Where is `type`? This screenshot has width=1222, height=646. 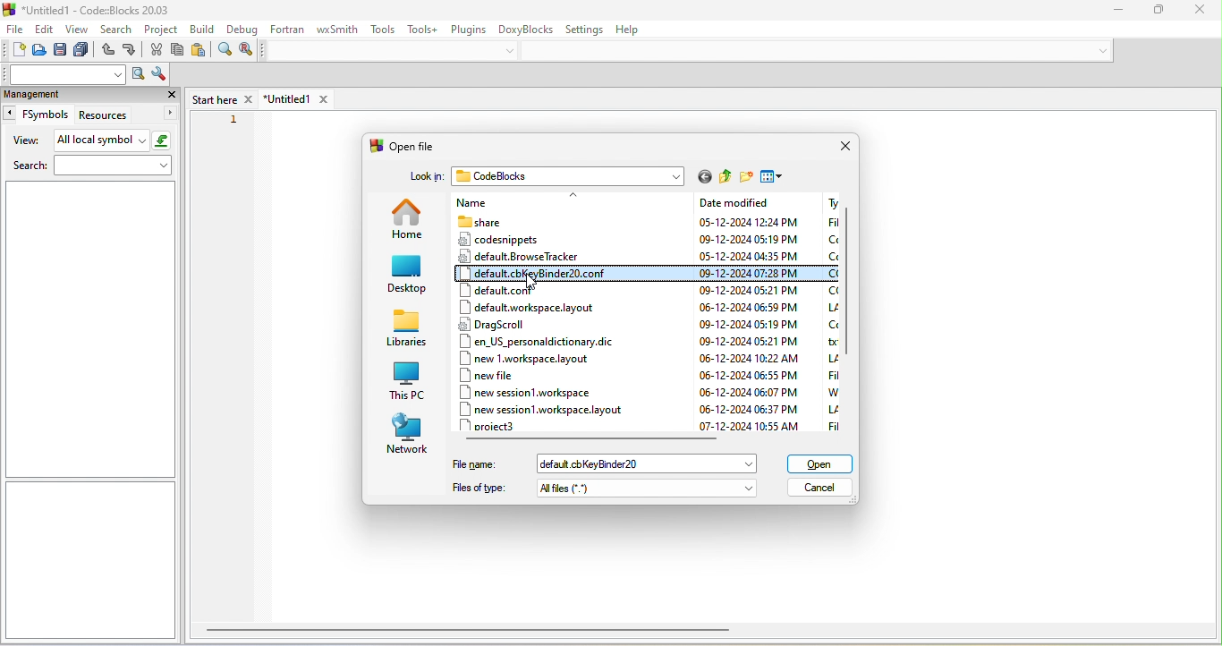 type is located at coordinates (827, 312).